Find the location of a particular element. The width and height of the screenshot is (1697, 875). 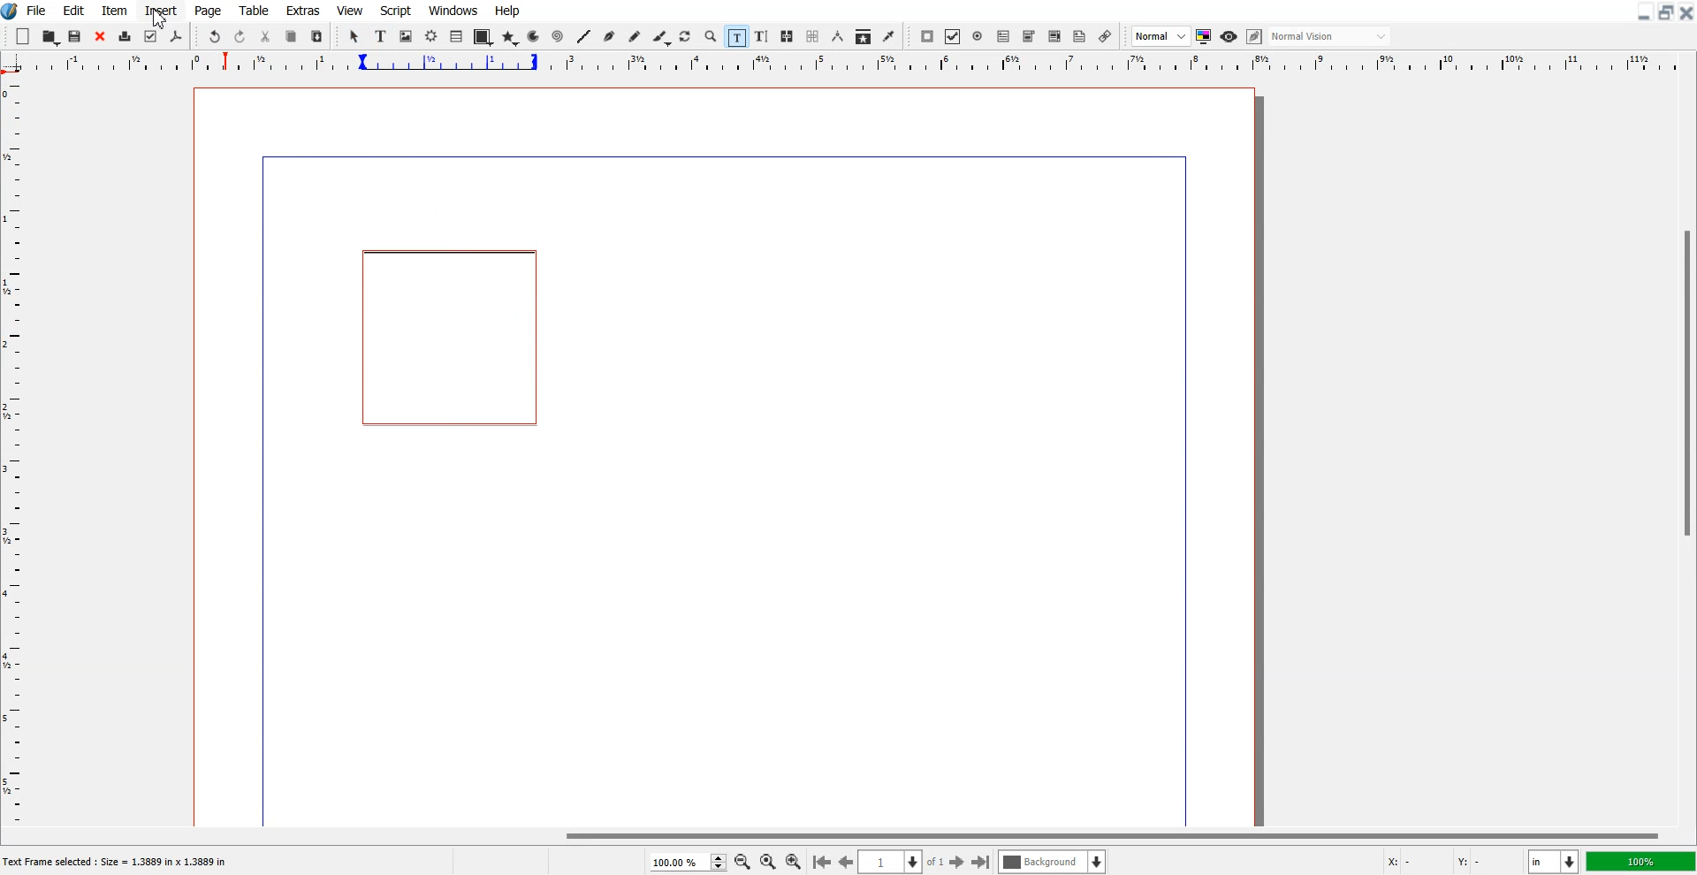

margin is located at coordinates (1188, 488).